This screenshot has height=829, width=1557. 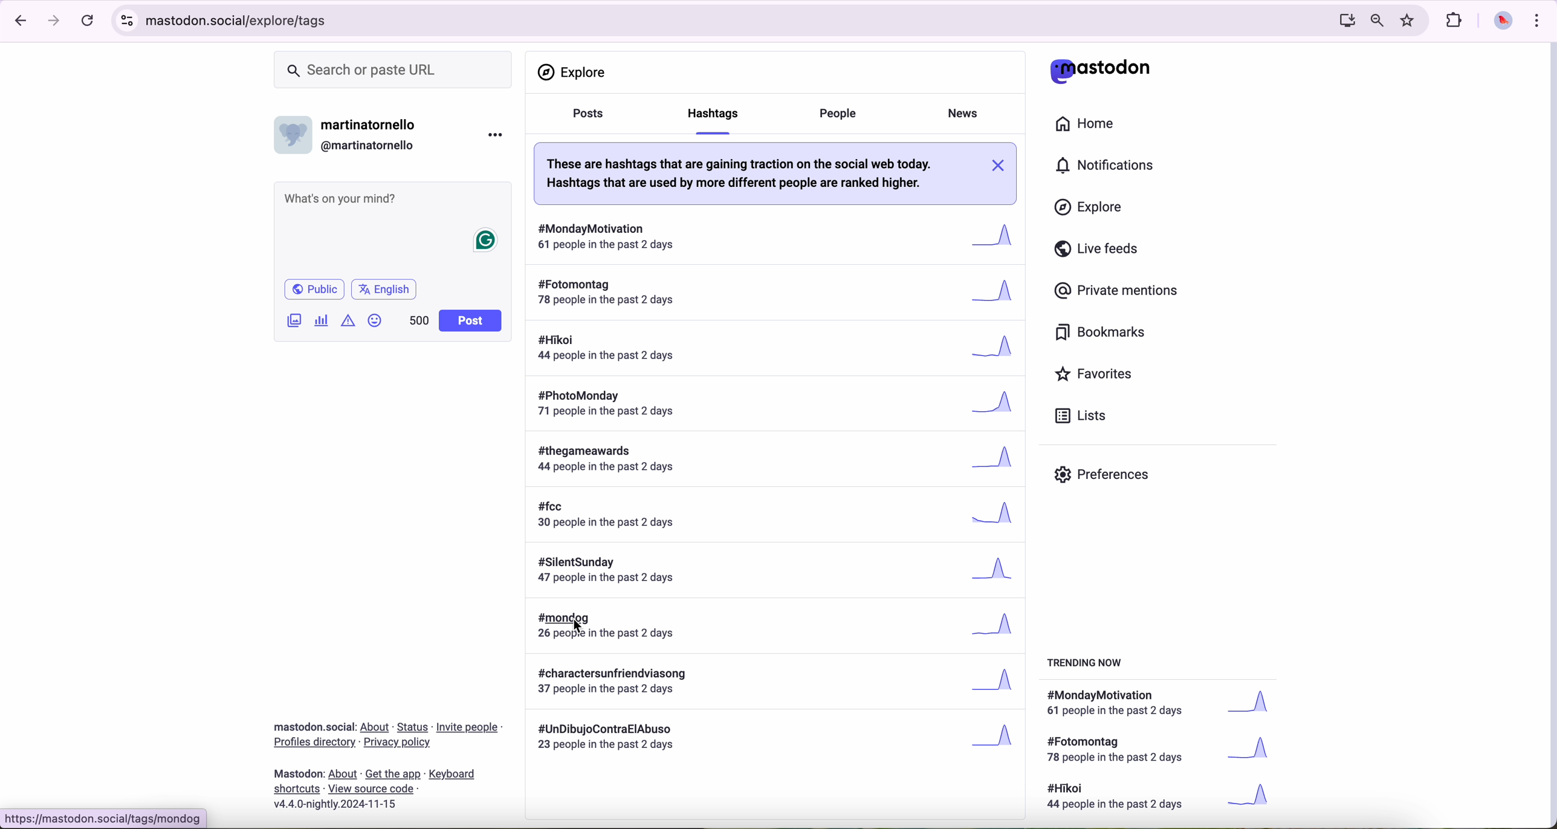 I want to click on Mastodon social, so click(x=311, y=727).